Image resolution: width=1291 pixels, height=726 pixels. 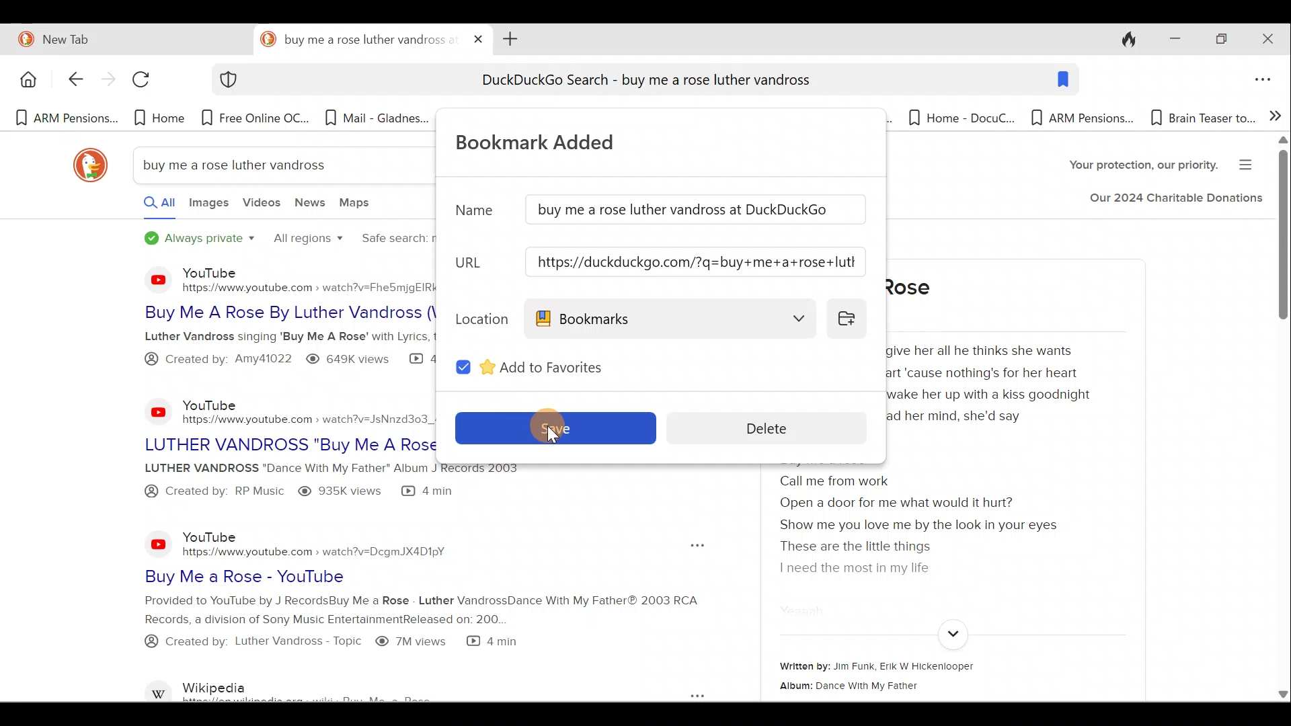 I want to click on New Tab, so click(x=124, y=37).